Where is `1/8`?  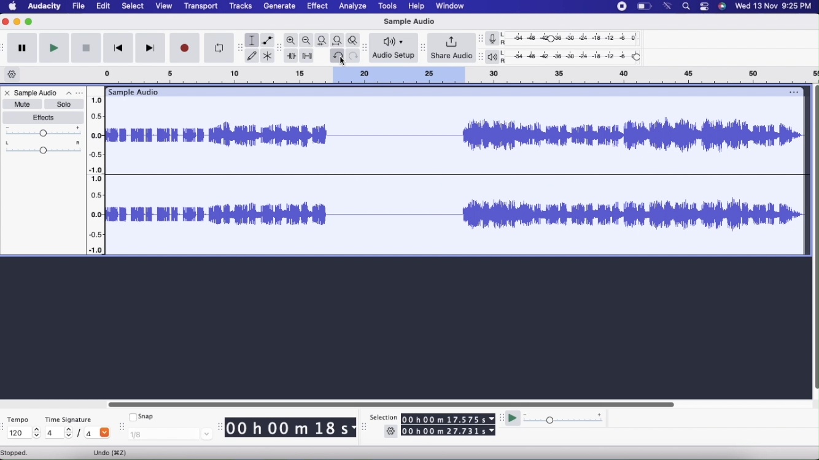
1/8 is located at coordinates (170, 435).